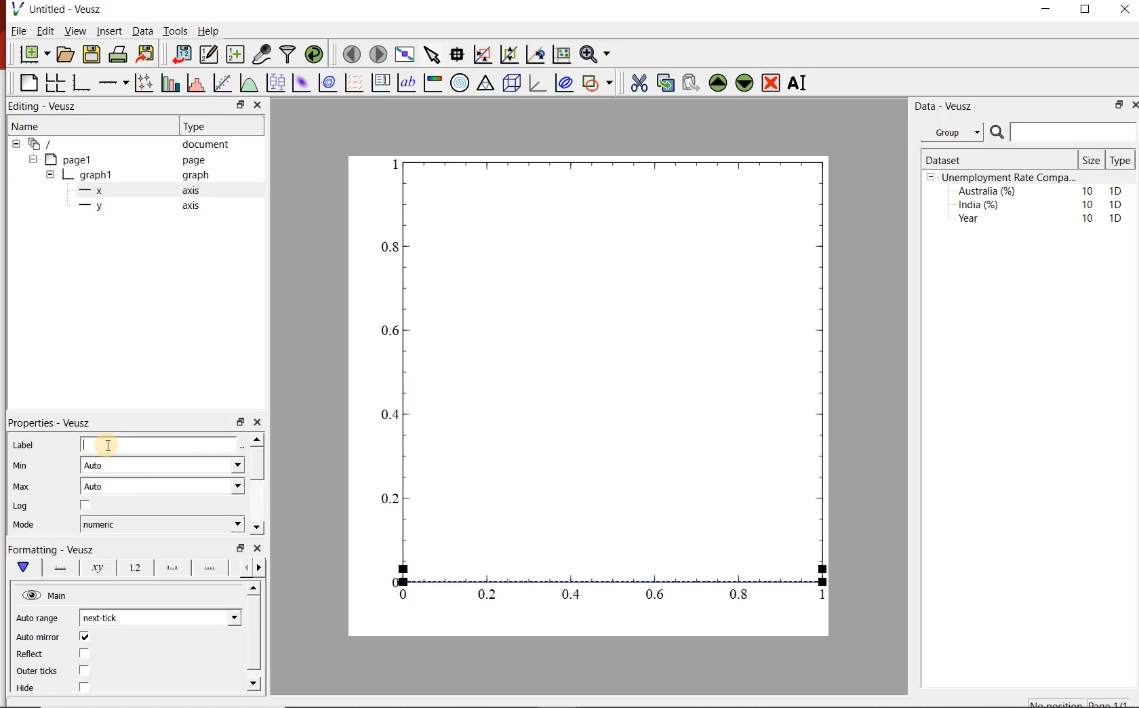  Describe the element at coordinates (590, 396) in the screenshot. I see `graph chart` at that location.